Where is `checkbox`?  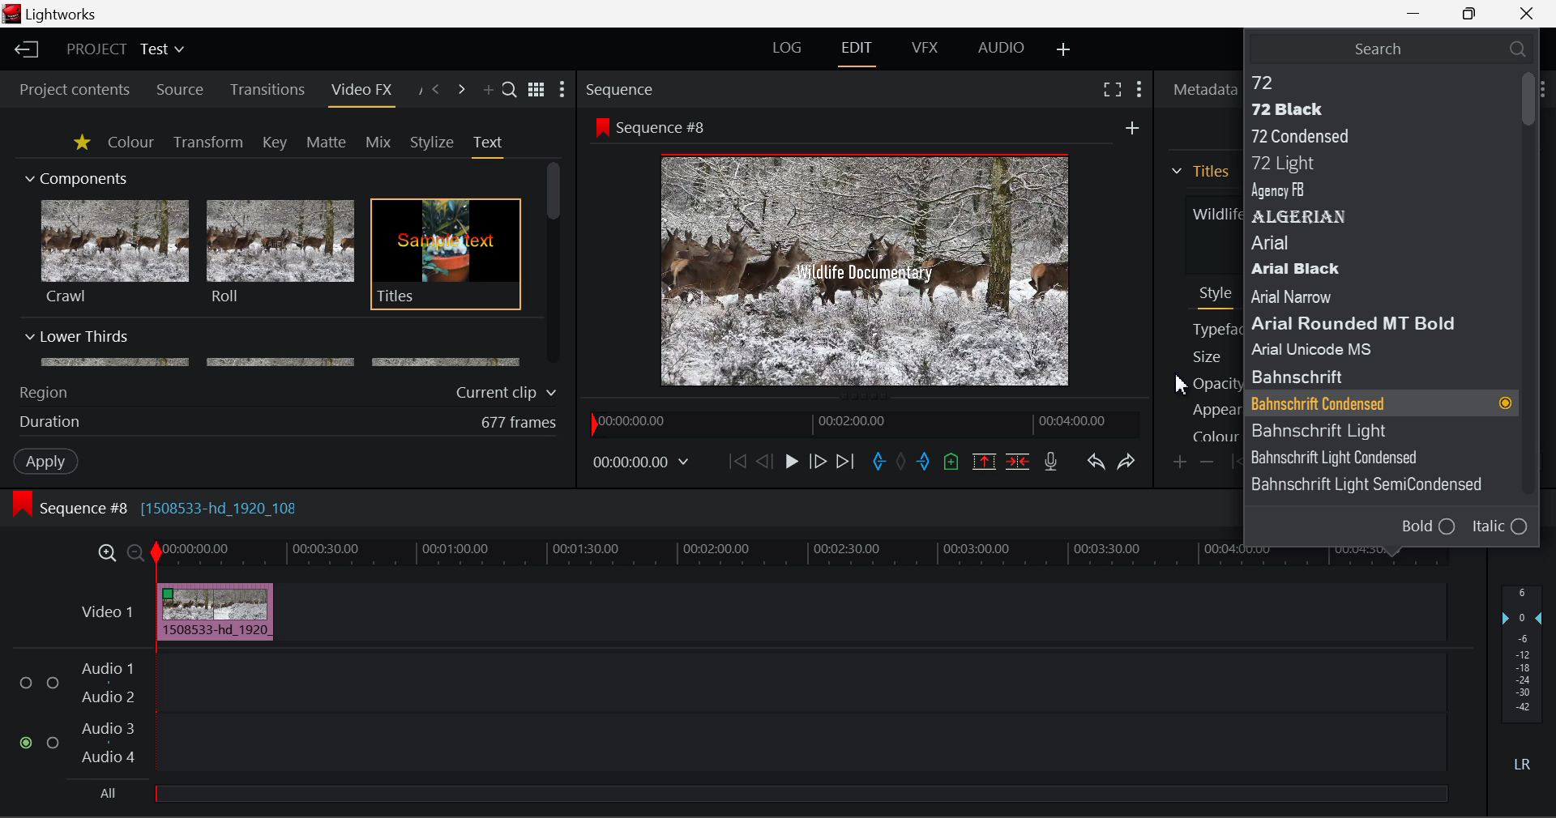 checkbox is located at coordinates (53, 684).